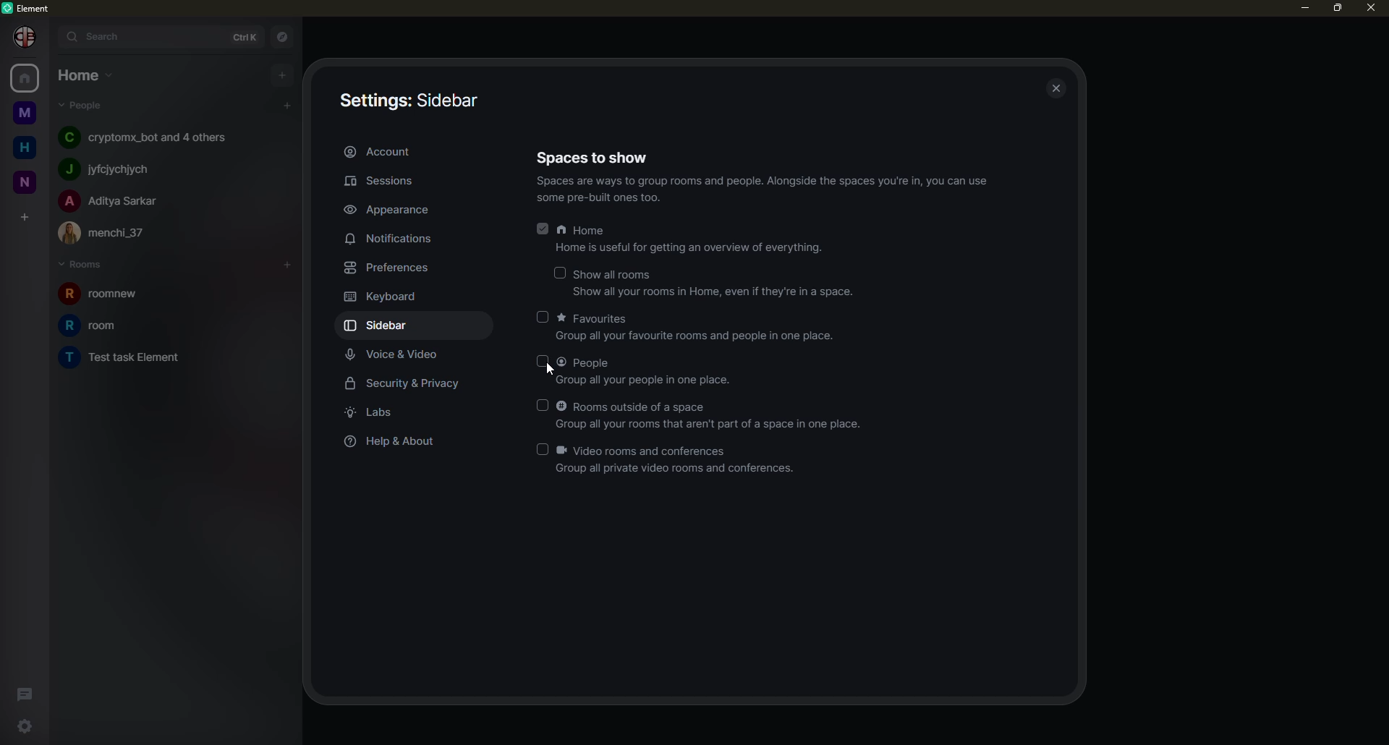 This screenshot has height=745, width=1389. What do you see at coordinates (115, 231) in the screenshot?
I see `people` at bounding box center [115, 231].